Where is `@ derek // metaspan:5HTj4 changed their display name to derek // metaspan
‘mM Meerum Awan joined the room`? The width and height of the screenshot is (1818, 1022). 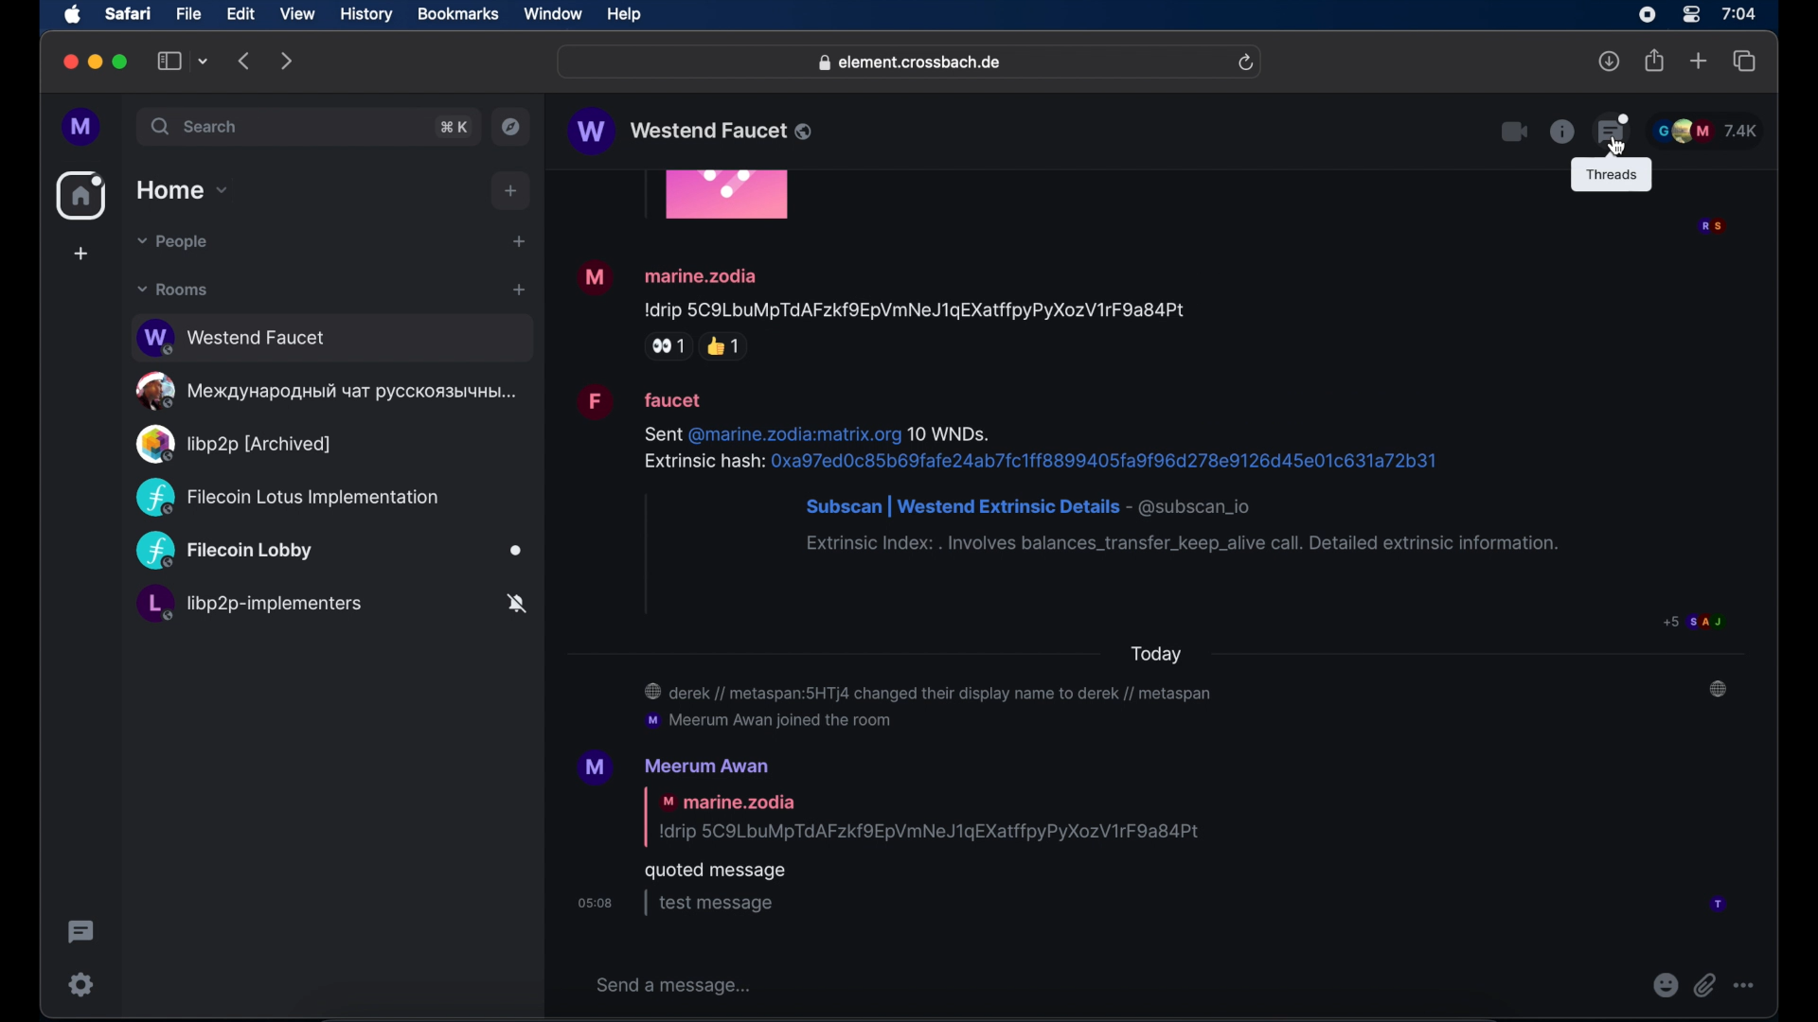 @ derek // metaspan:5HTj4 changed their display name to derek // metaspan
‘mM Meerum Awan joined the room is located at coordinates (930, 703).